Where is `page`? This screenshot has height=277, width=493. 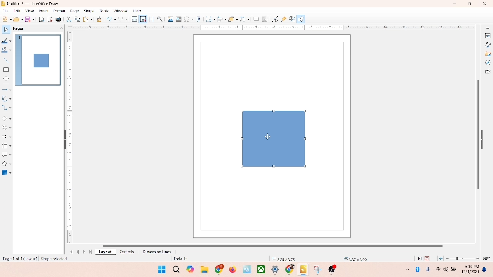
page is located at coordinates (74, 11).